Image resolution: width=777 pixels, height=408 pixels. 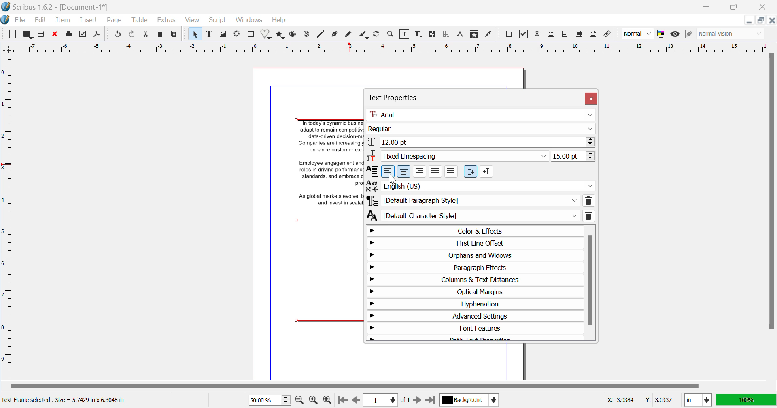 What do you see at coordinates (490, 35) in the screenshot?
I see `Eyedropper` at bounding box center [490, 35].